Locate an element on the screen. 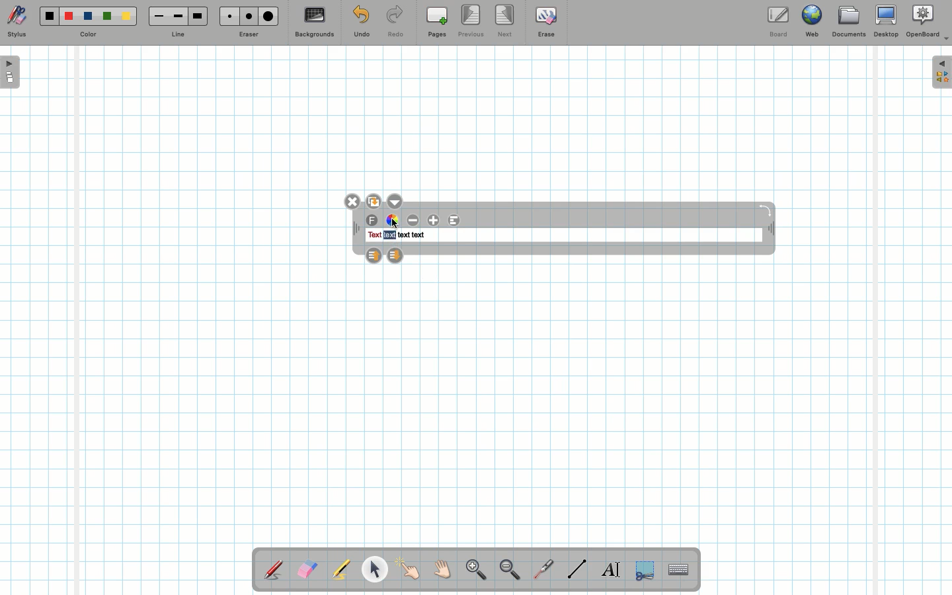 The width and height of the screenshot is (952, 595). Move is located at coordinates (356, 230).